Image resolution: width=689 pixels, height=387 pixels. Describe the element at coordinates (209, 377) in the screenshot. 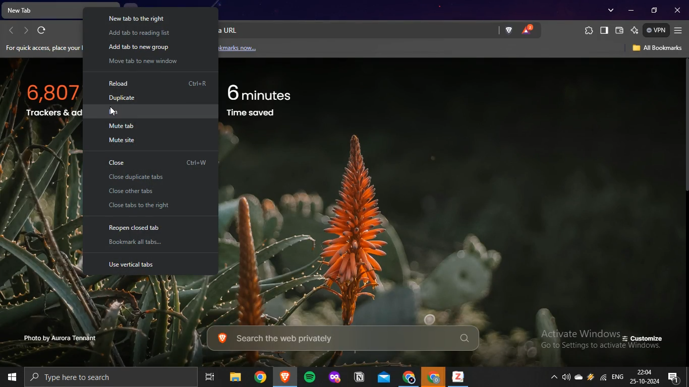

I see `task view ` at that location.